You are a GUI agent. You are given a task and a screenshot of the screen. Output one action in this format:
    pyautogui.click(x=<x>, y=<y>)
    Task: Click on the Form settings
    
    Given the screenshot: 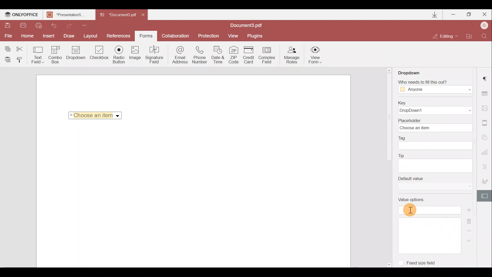 What is the action you would take?
    pyautogui.click(x=485, y=196)
    